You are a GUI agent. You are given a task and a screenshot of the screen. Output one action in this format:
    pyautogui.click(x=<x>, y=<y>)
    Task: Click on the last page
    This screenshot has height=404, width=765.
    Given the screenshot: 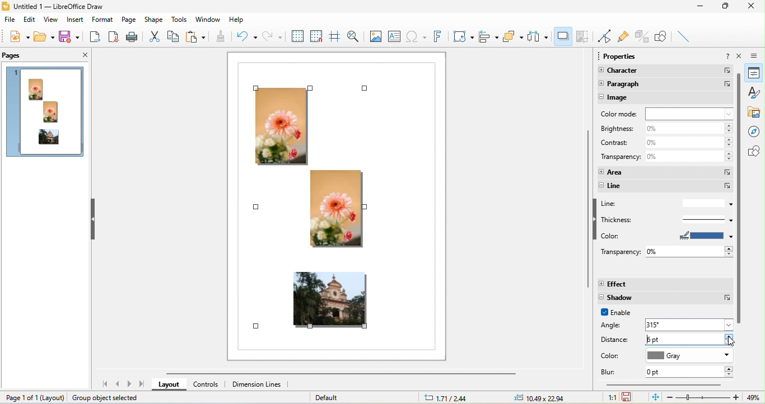 What is the action you would take?
    pyautogui.click(x=142, y=384)
    